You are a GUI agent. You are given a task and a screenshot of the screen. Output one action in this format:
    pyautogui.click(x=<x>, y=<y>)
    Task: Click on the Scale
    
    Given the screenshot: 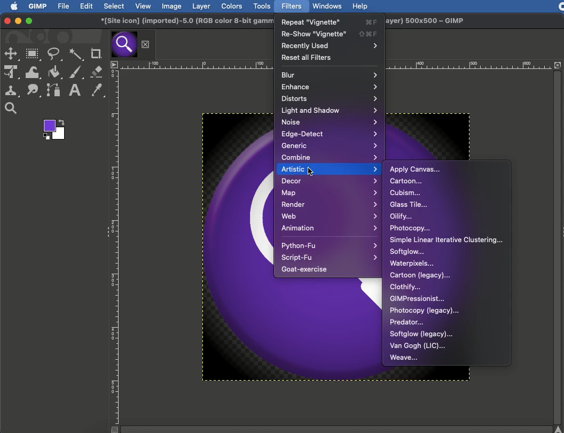 What is the action you would take?
    pyautogui.click(x=195, y=65)
    